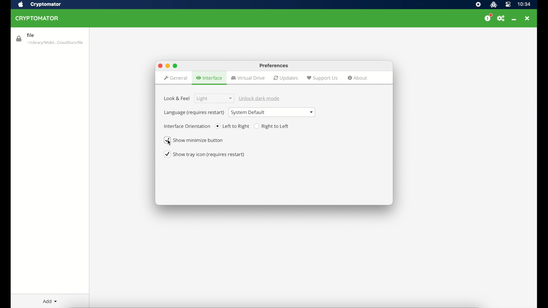  What do you see at coordinates (168, 140) in the screenshot?
I see `check mark` at bounding box center [168, 140].